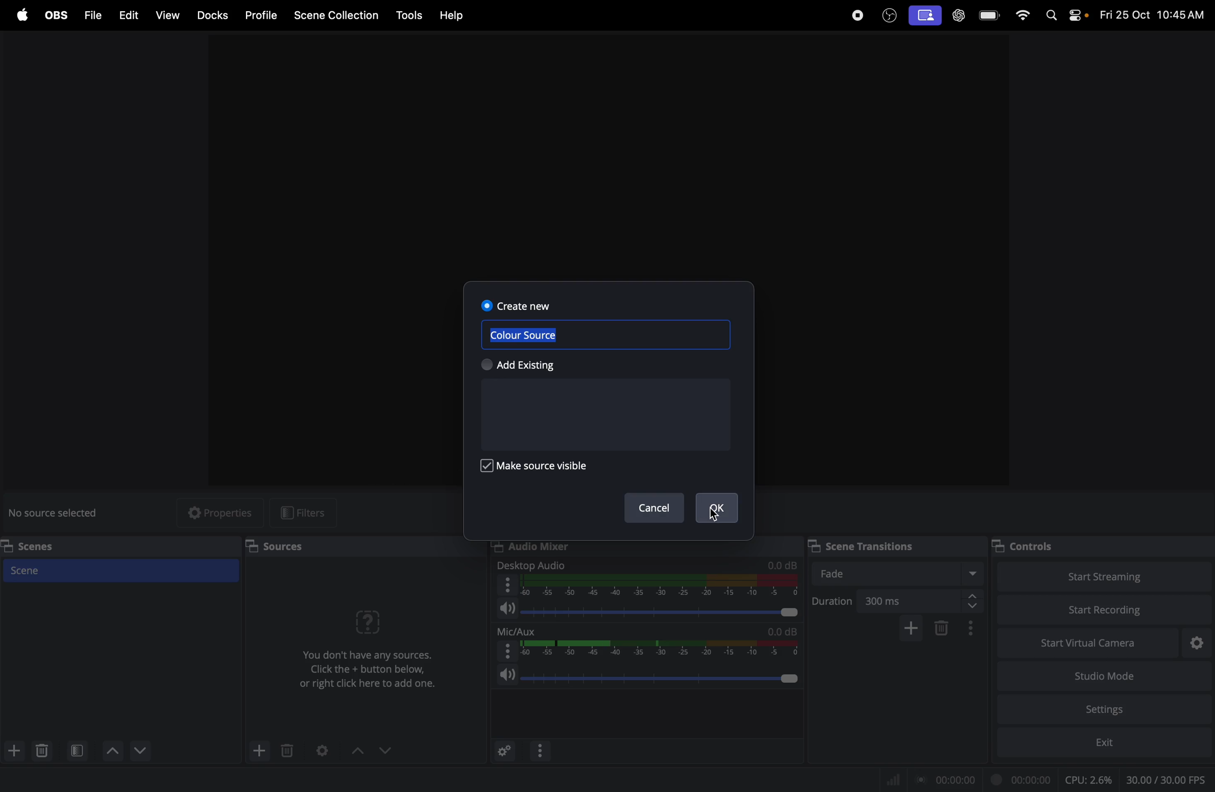 The height and width of the screenshot is (792, 1215). I want to click on Scene transitions, so click(858, 547).